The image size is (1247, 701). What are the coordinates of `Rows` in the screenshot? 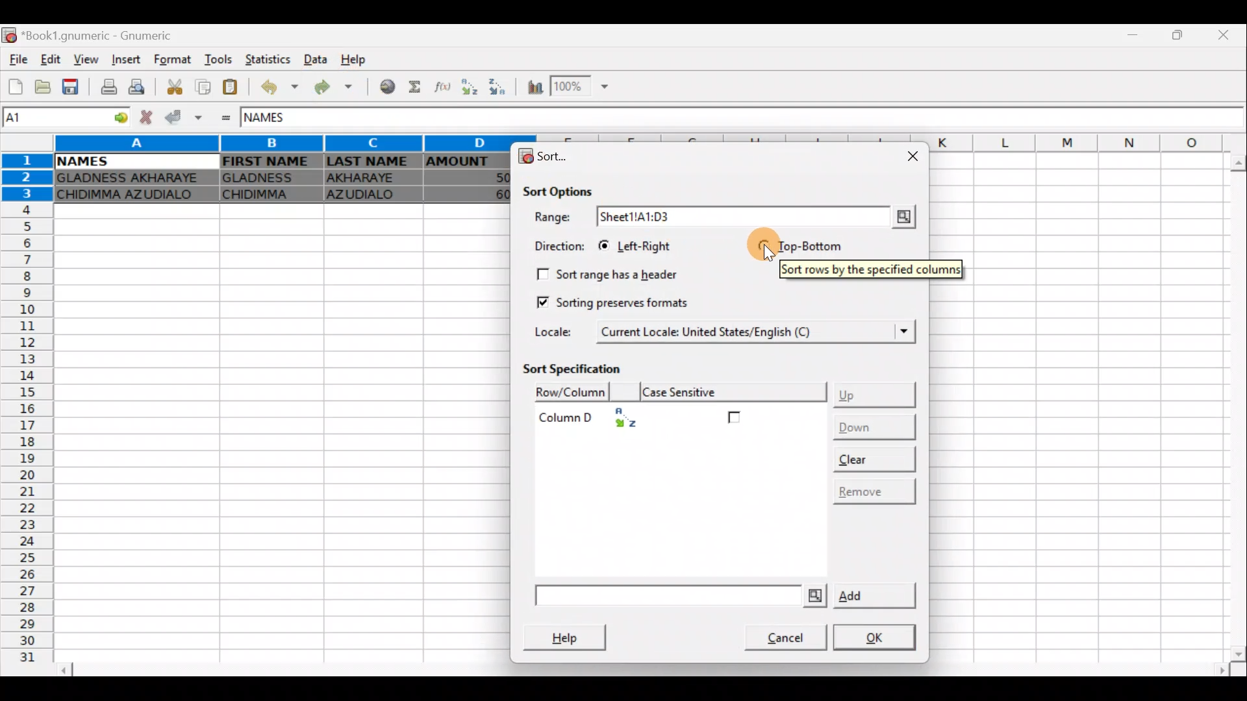 It's located at (25, 415).